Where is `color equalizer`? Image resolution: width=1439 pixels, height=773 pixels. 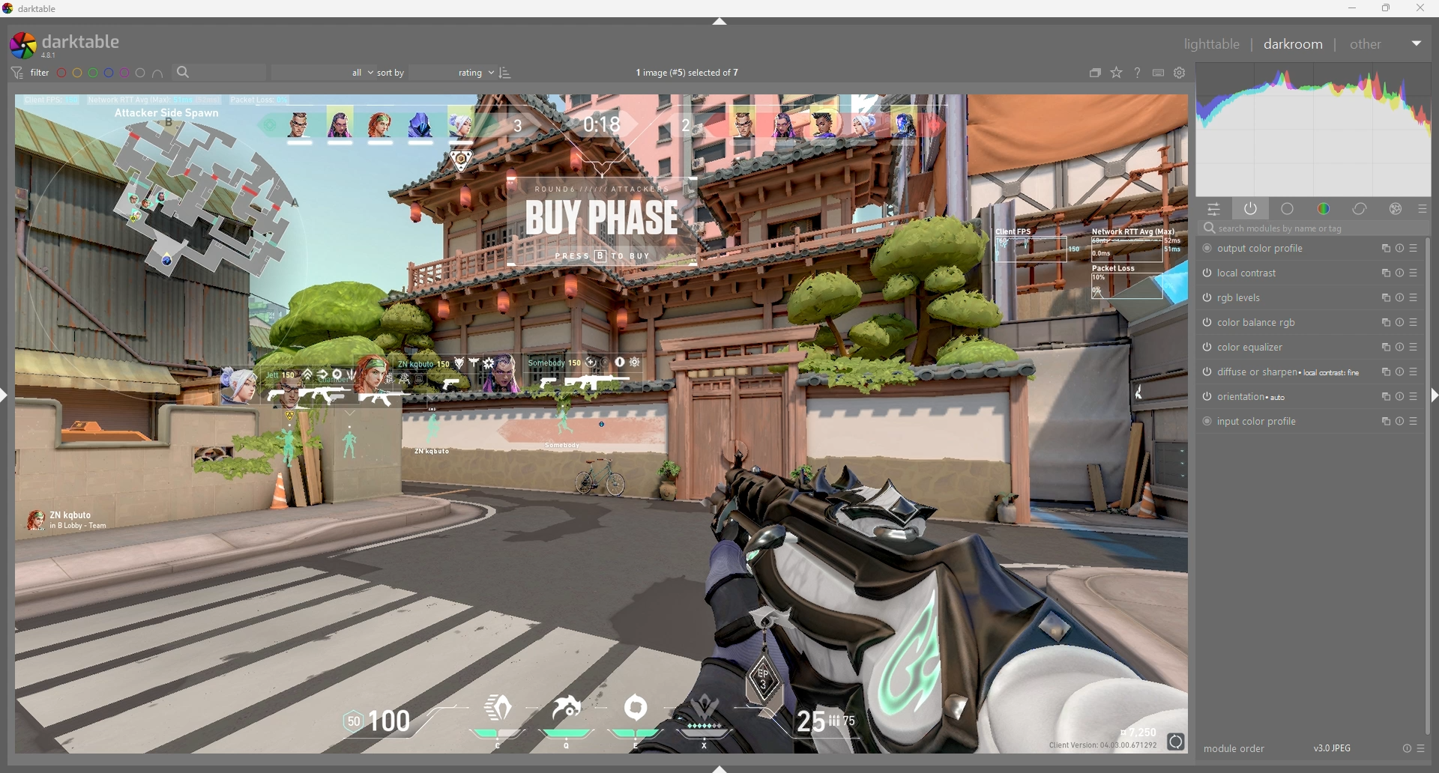 color equalizer is located at coordinates (1248, 347).